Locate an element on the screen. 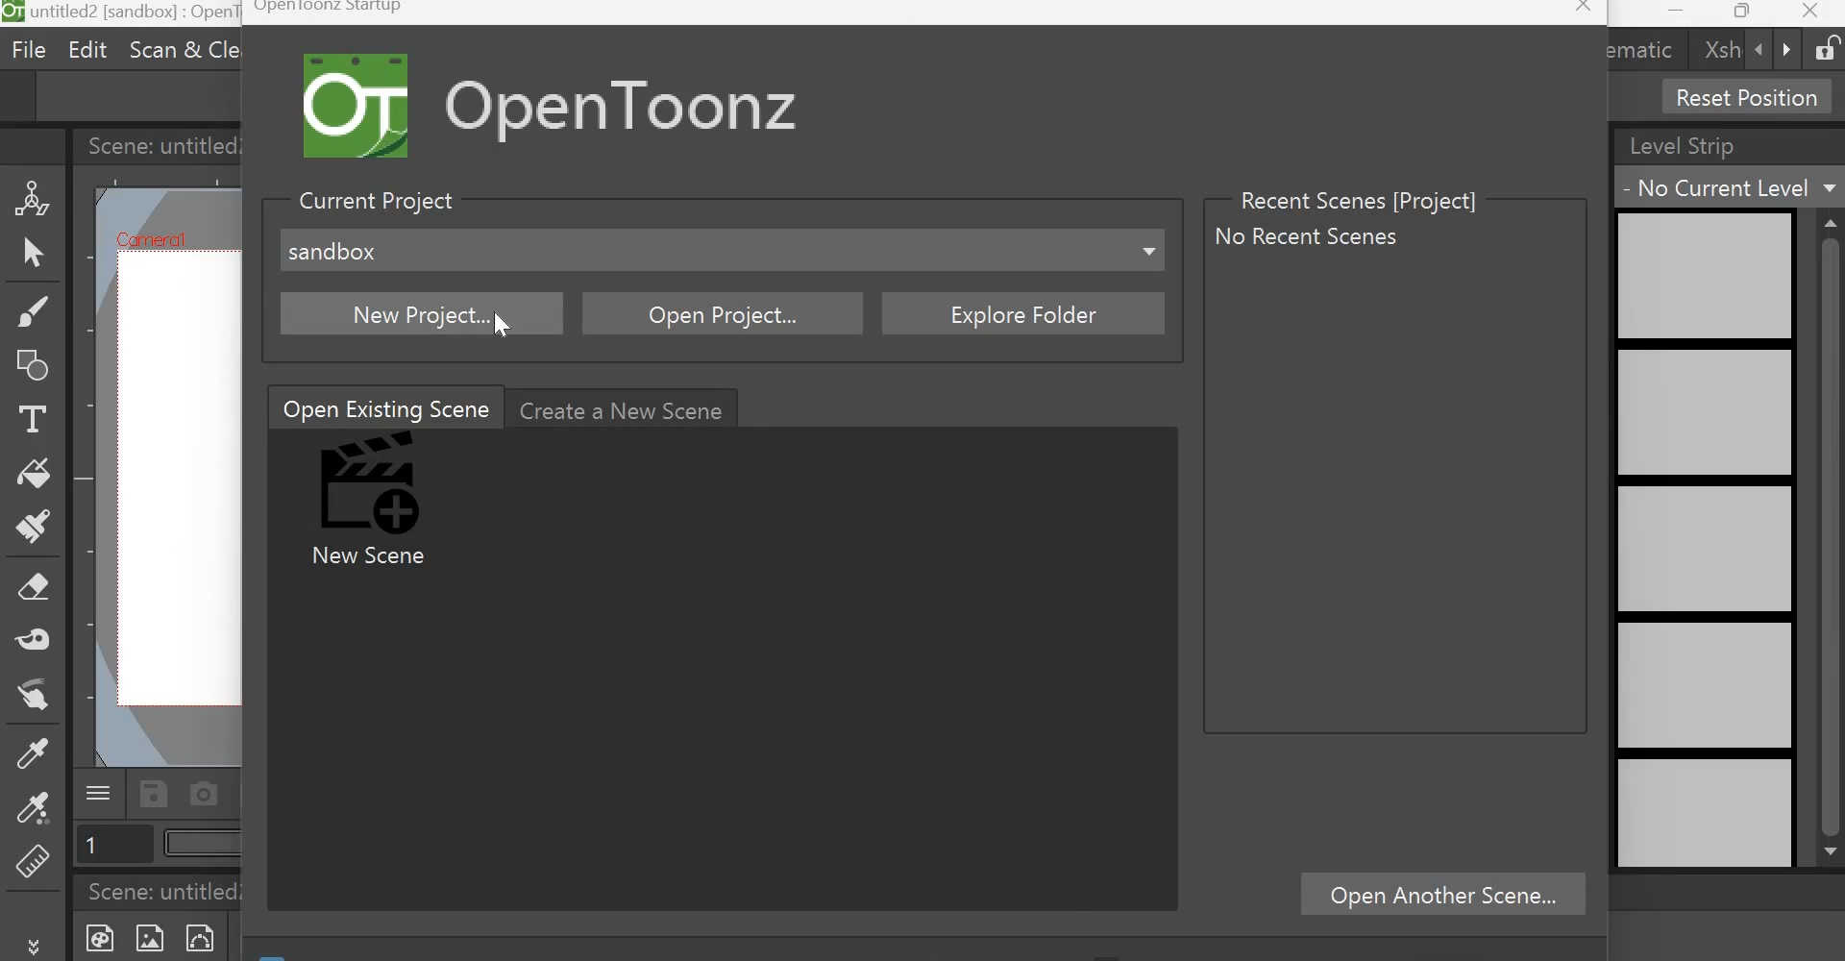 Image resolution: width=1845 pixels, height=961 pixels. Opentoonz Startup is located at coordinates (328, 12).